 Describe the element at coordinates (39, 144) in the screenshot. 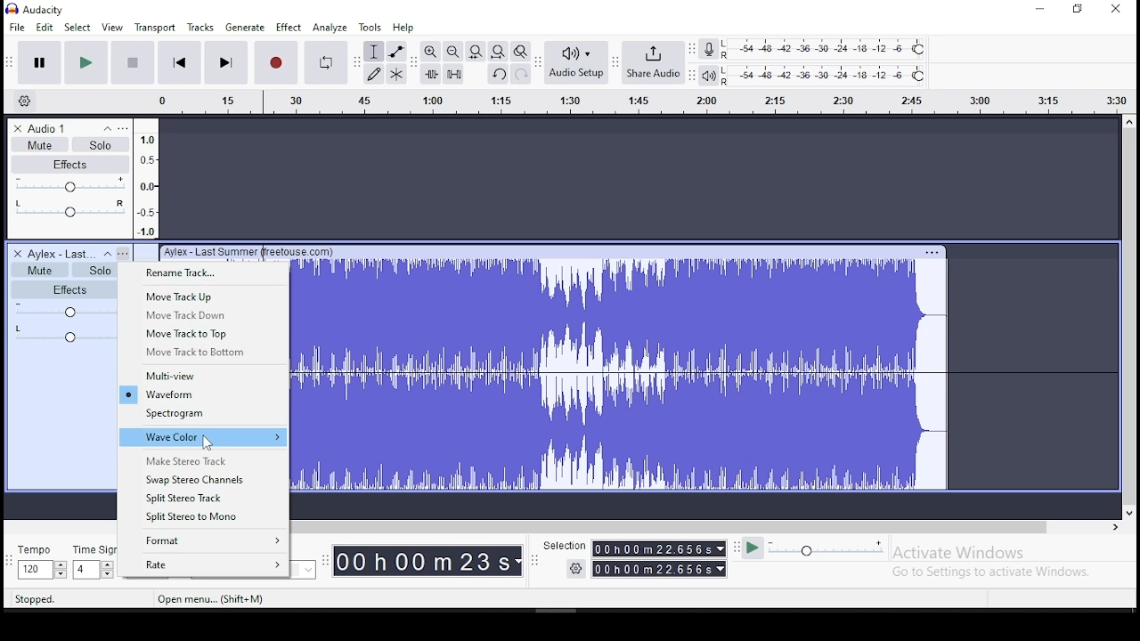

I see `mute` at that location.